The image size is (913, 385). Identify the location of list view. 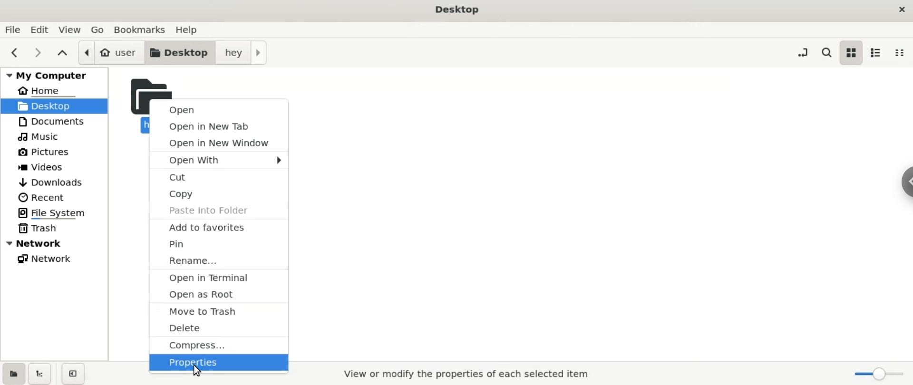
(875, 52).